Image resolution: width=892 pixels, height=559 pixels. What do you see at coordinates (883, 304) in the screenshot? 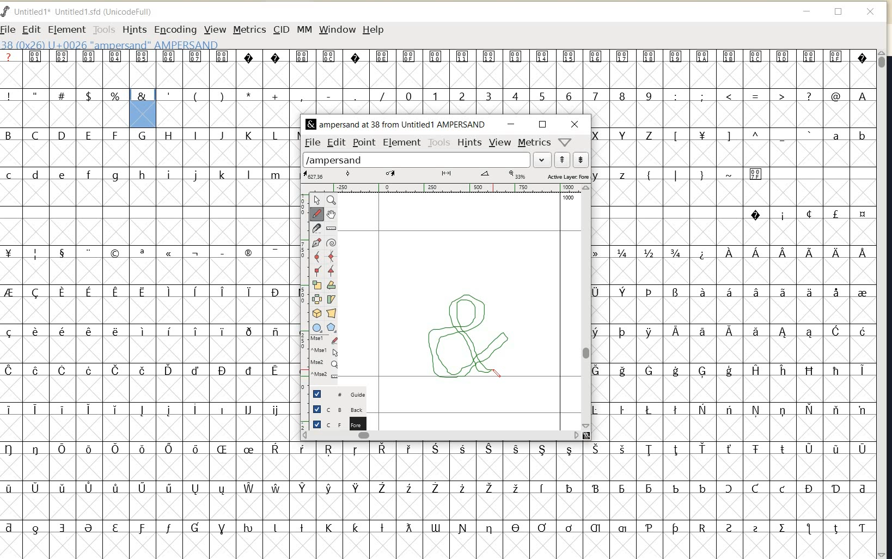
I see `SCROLLBAR` at bounding box center [883, 304].